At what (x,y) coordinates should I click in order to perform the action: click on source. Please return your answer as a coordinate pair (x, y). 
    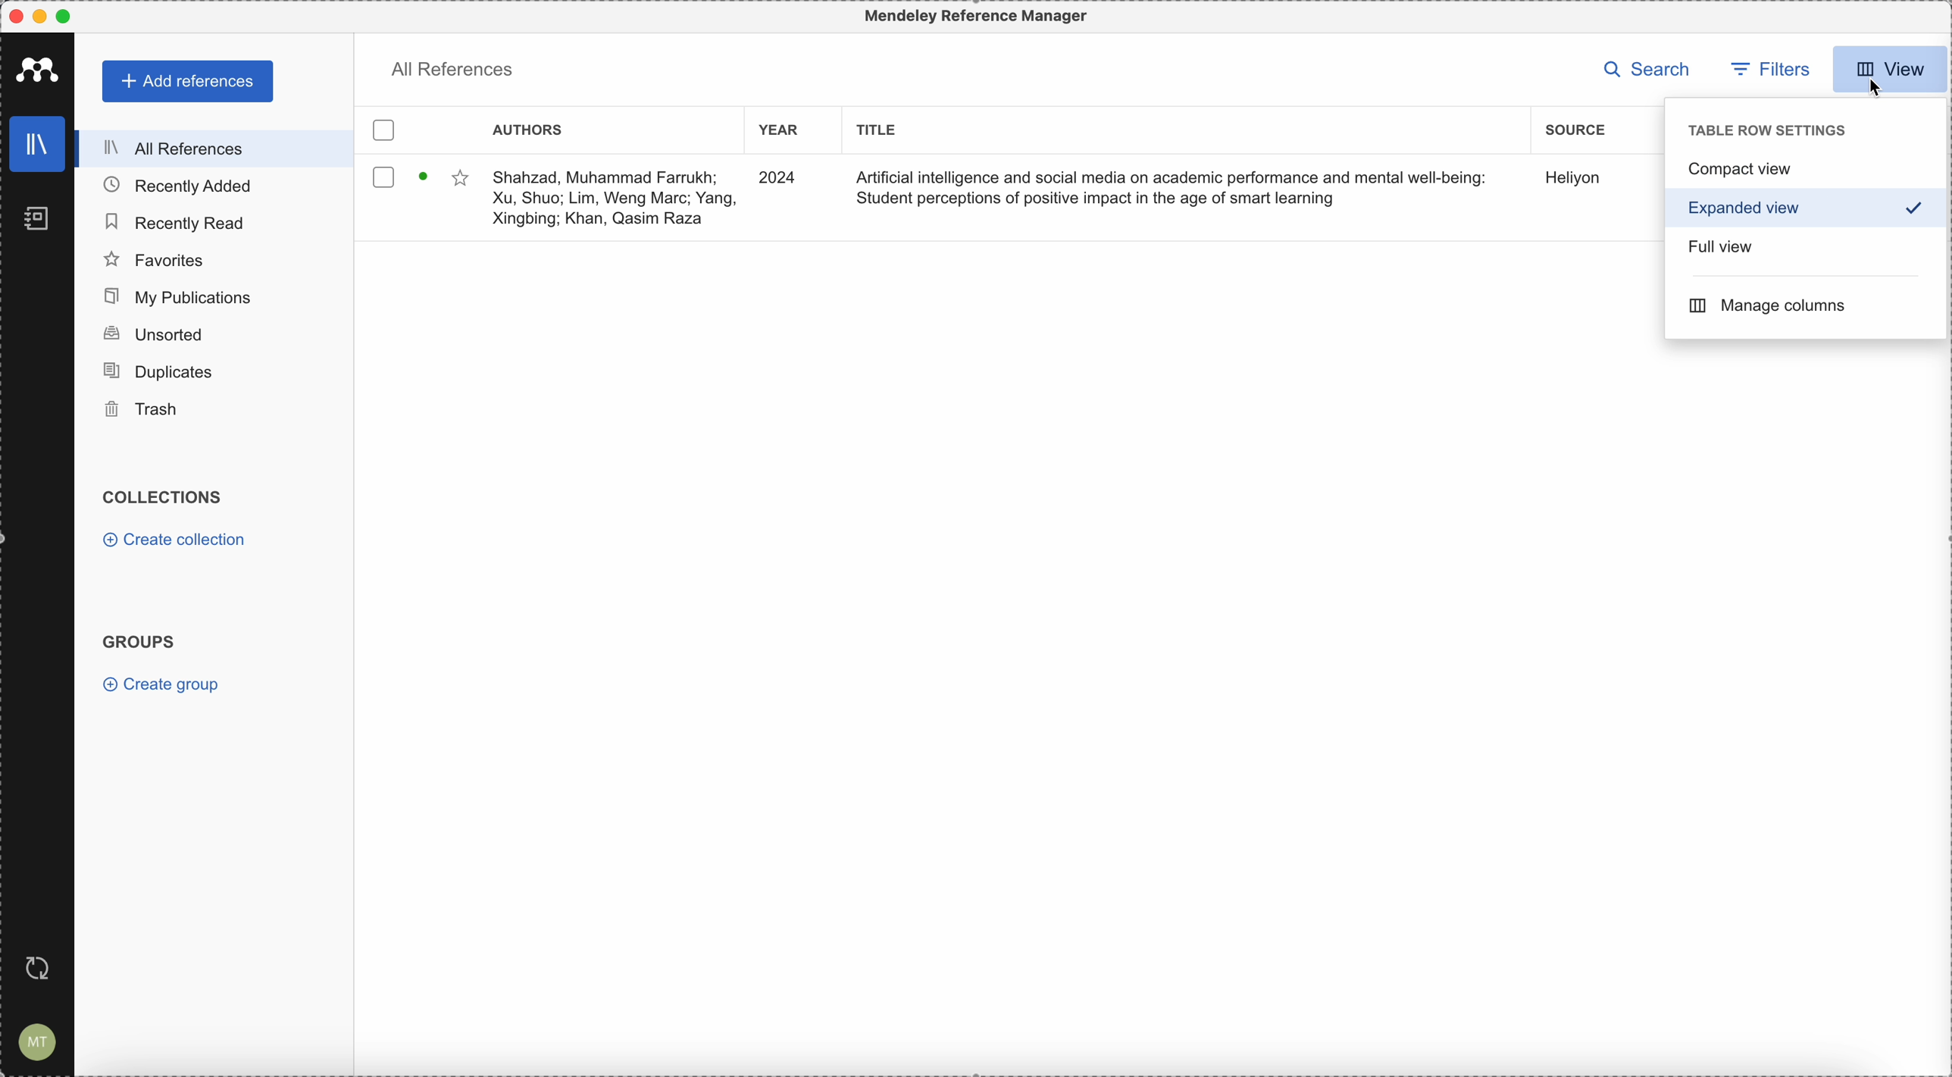
    Looking at the image, I should click on (1575, 131).